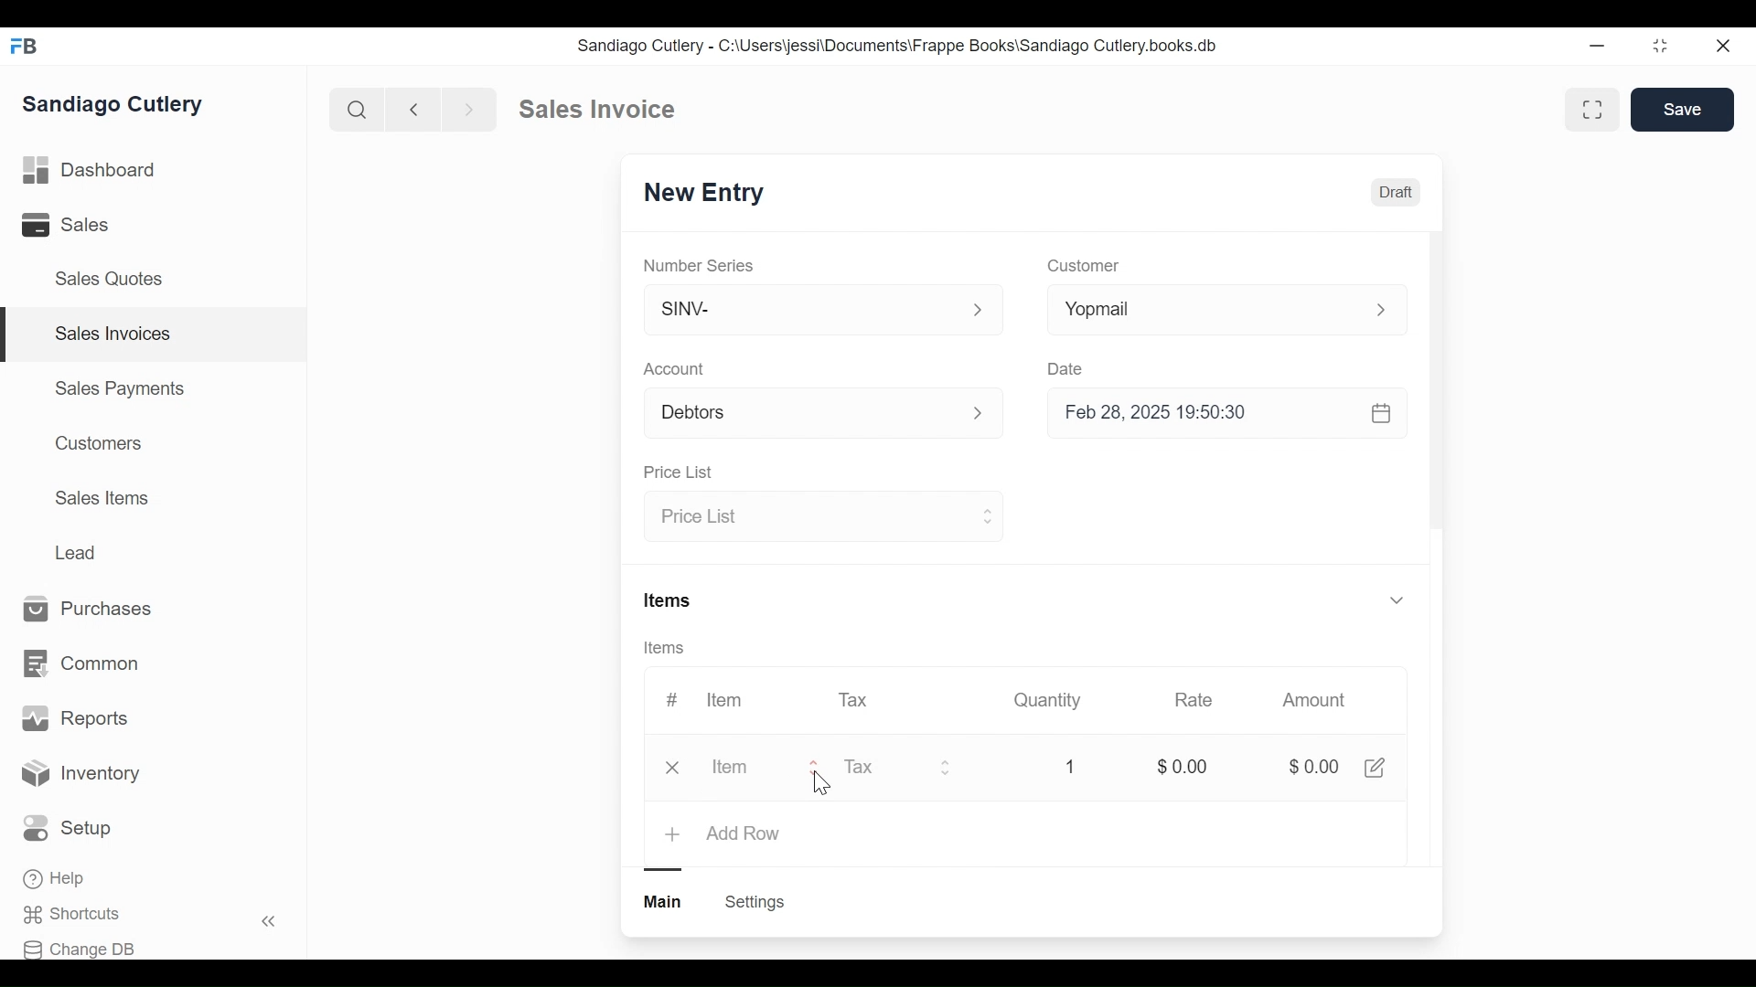 The height and width of the screenshot is (987, 1756). I want to click on Tax , so click(898, 769).